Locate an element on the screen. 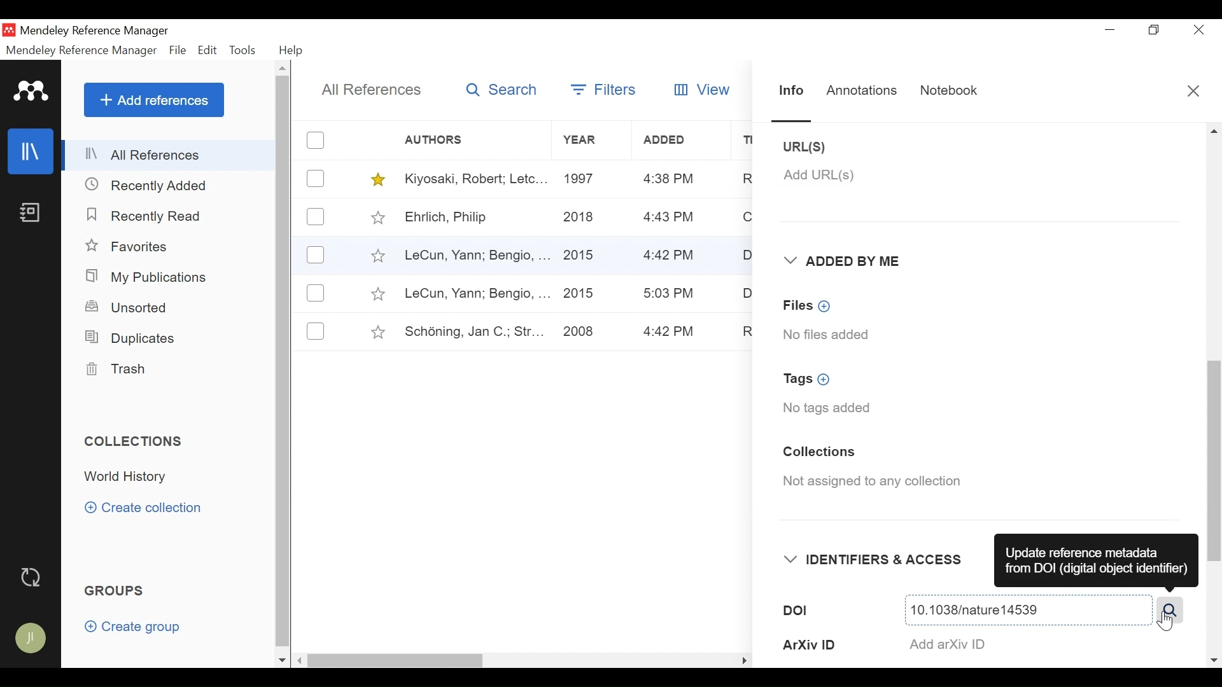 The image size is (1222, 687). 2015 is located at coordinates (580, 294).